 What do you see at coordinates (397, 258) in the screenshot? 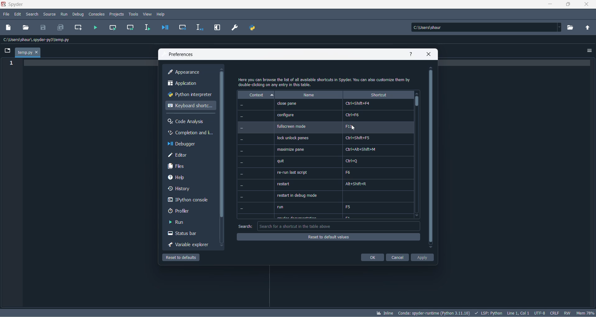
I see `cancel` at bounding box center [397, 258].